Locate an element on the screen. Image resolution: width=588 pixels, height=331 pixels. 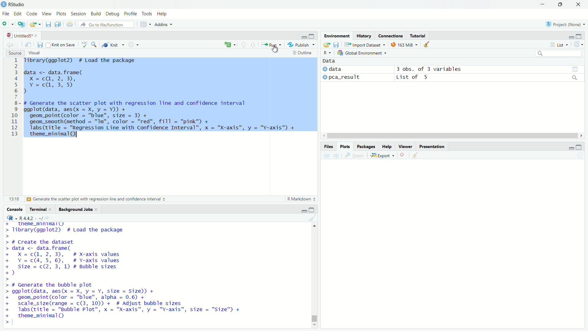
expand is located at coordinates (311, 209).